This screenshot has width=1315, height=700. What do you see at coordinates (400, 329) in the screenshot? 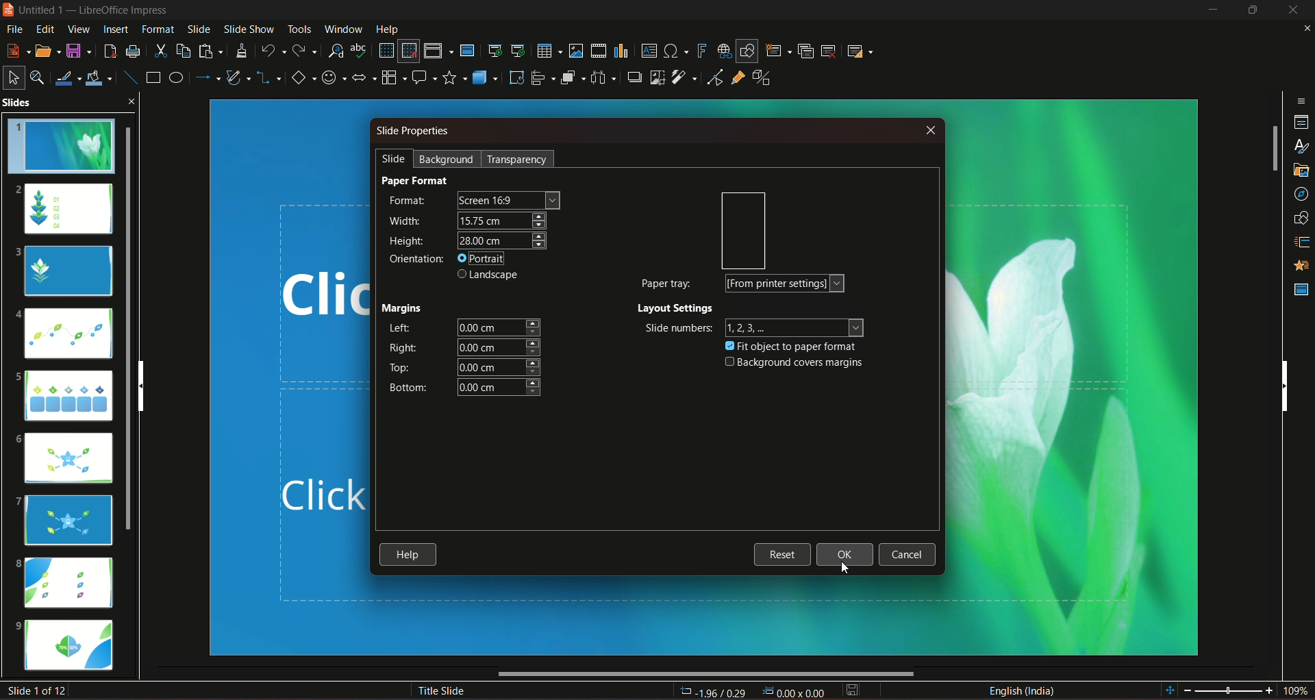
I see `left` at bounding box center [400, 329].